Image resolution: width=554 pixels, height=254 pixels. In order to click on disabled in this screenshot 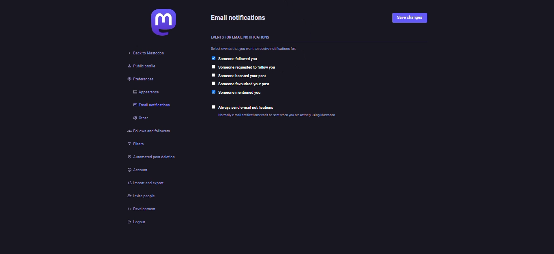, I will do `click(212, 67)`.